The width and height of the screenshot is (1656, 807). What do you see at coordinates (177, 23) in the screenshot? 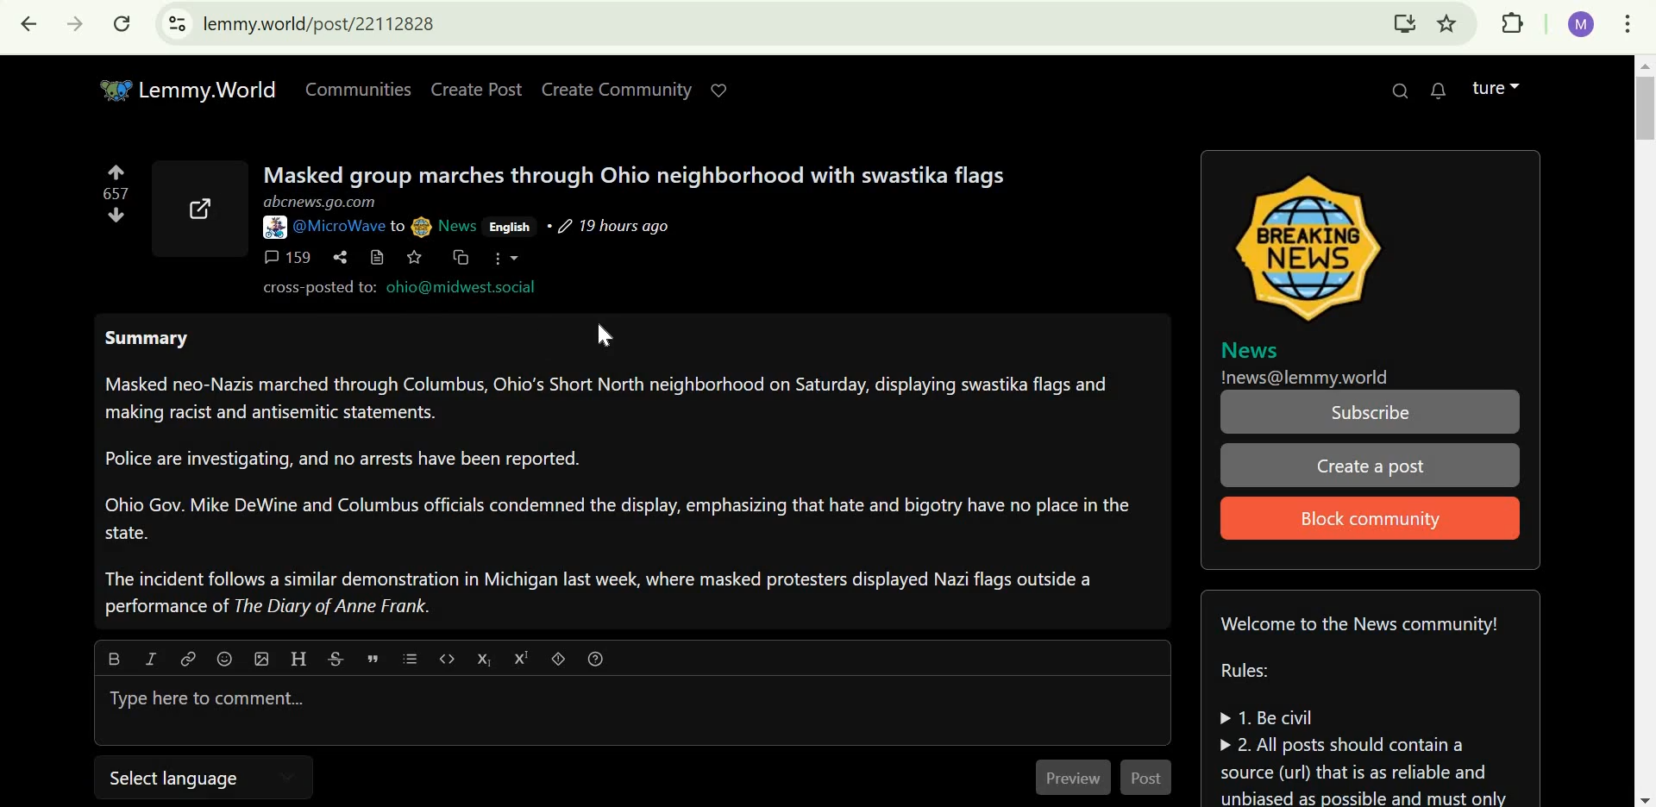
I see `view site information` at bounding box center [177, 23].